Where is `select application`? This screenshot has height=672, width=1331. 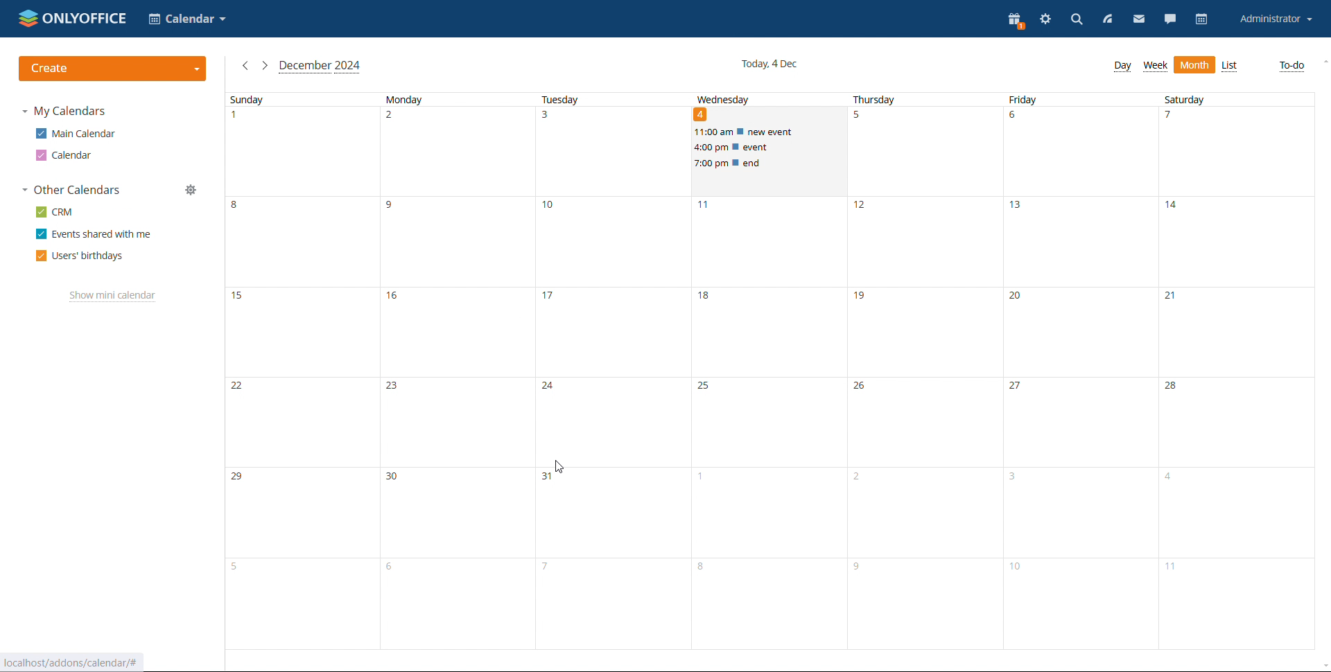 select application is located at coordinates (186, 19).